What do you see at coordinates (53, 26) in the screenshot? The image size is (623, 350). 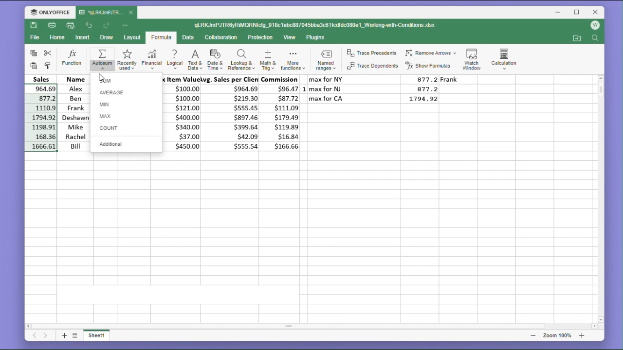 I see `print file` at bounding box center [53, 26].